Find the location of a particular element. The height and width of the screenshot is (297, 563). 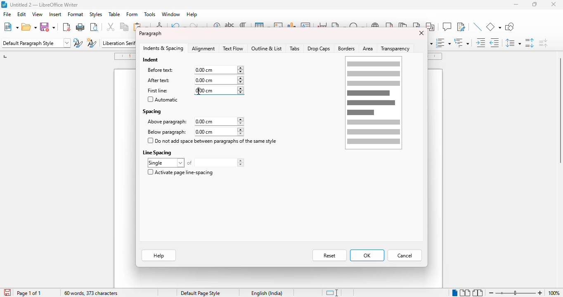

zoom out is located at coordinates (491, 293).